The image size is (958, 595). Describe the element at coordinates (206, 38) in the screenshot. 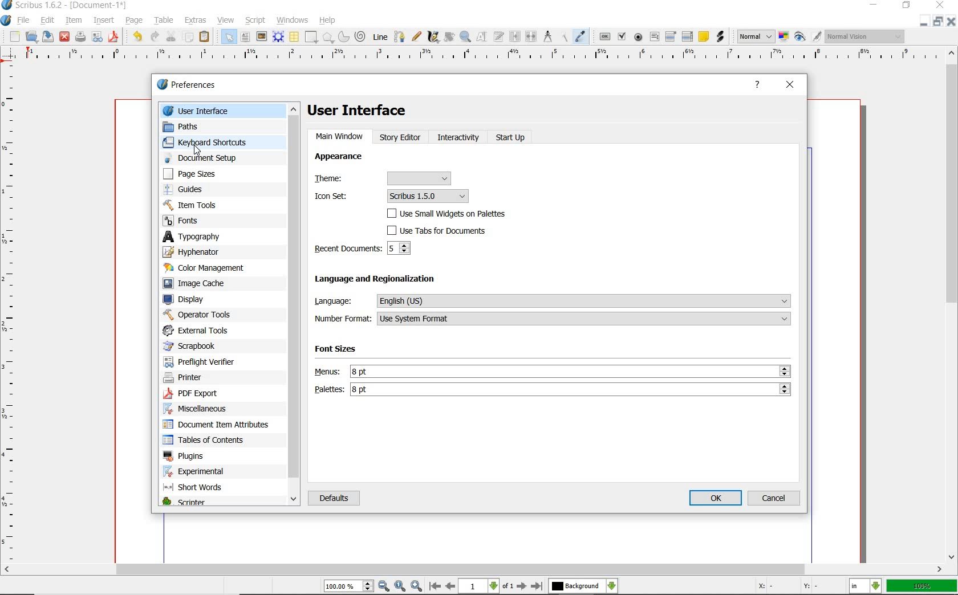

I see `paste` at that location.